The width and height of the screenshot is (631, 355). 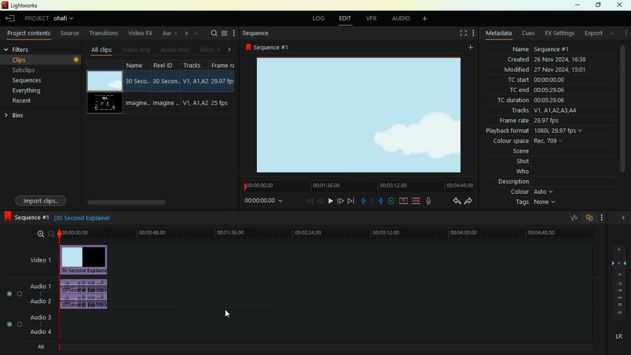 What do you see at coordinates (225, 34) in the screenshot?
I see `menu` at bounding box center [225, 34].